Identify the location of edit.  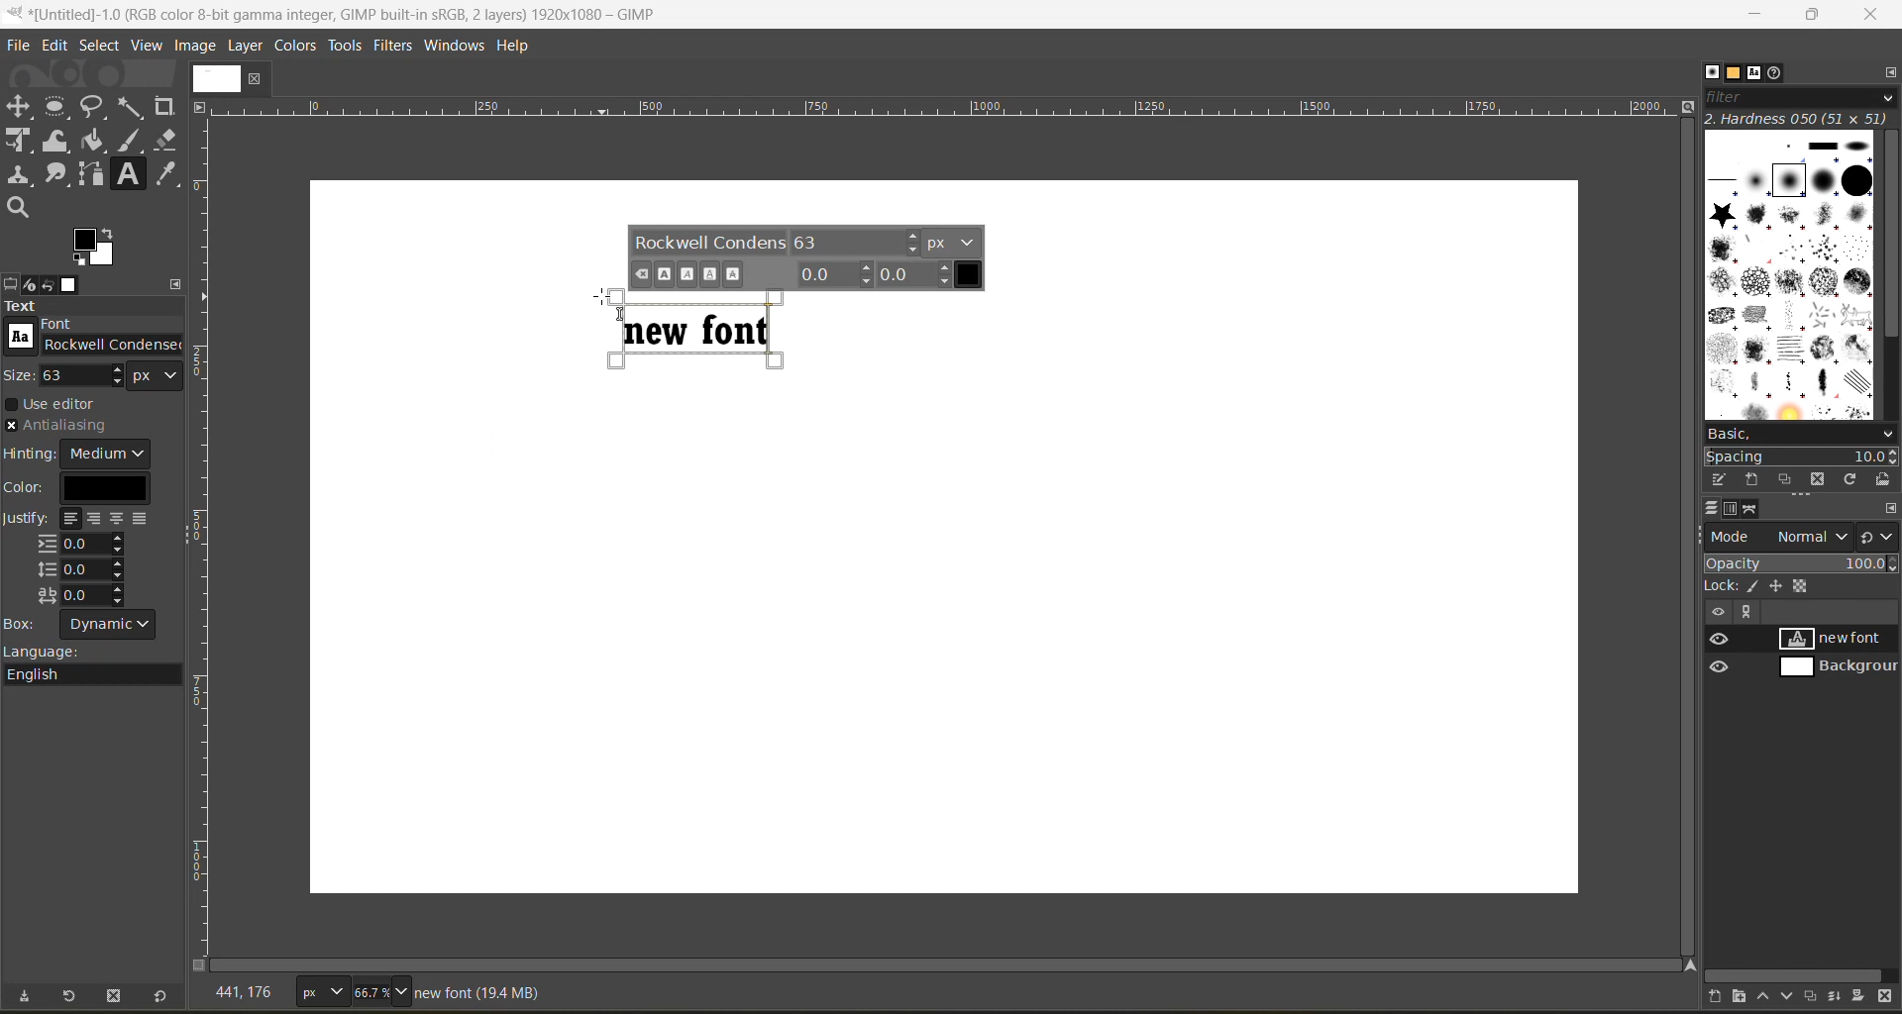
(56, 48).